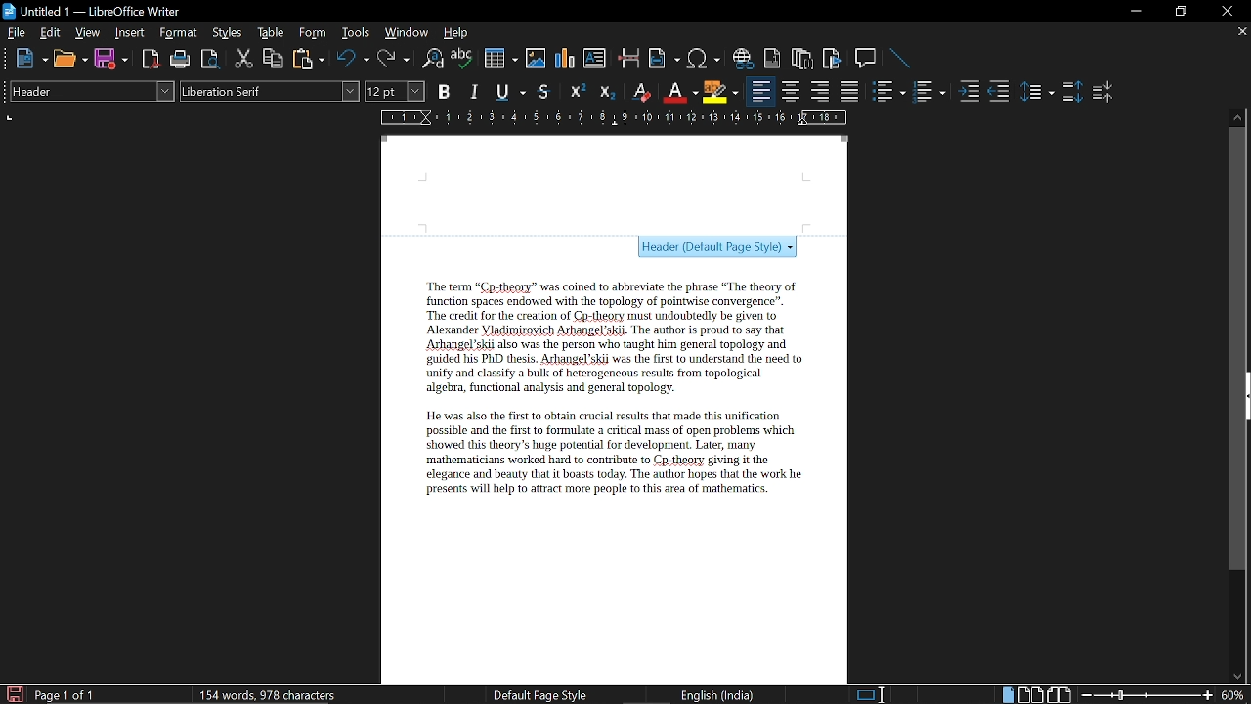 The height and width of the screenshot is (704, 1251). What do you see at coordinates (665, 60) in the screenshot?
I see `Insert field` at bounding box center [665, 60].